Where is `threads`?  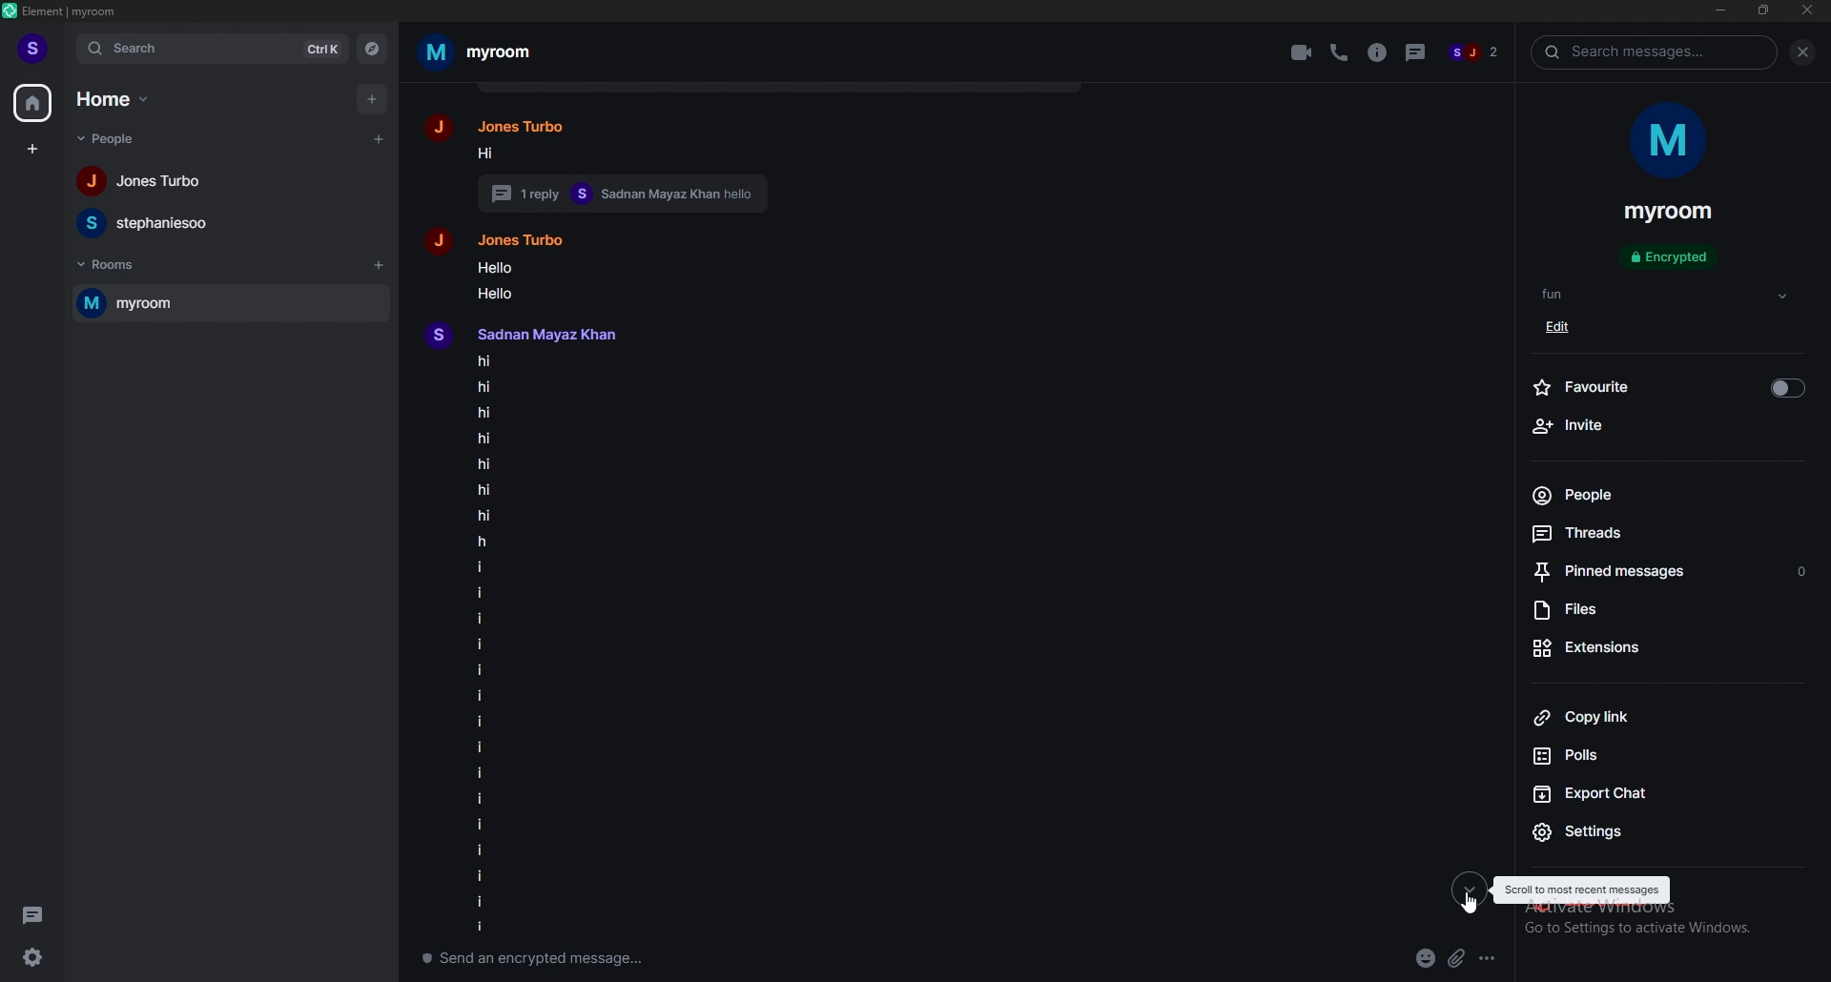
threads is located at coordinates (1626, 534).